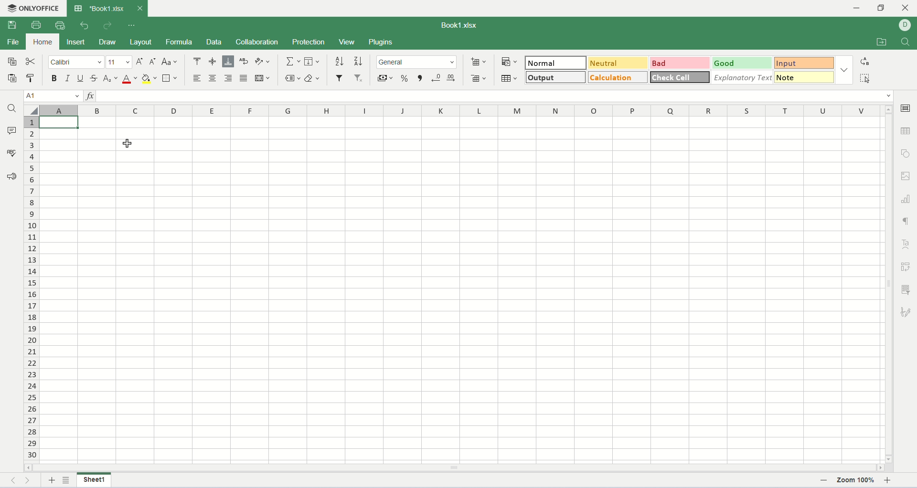 The image size is (917, 488). Describe the element at coordinates (75, 42) in the screenshot. I see `insert` at that location.